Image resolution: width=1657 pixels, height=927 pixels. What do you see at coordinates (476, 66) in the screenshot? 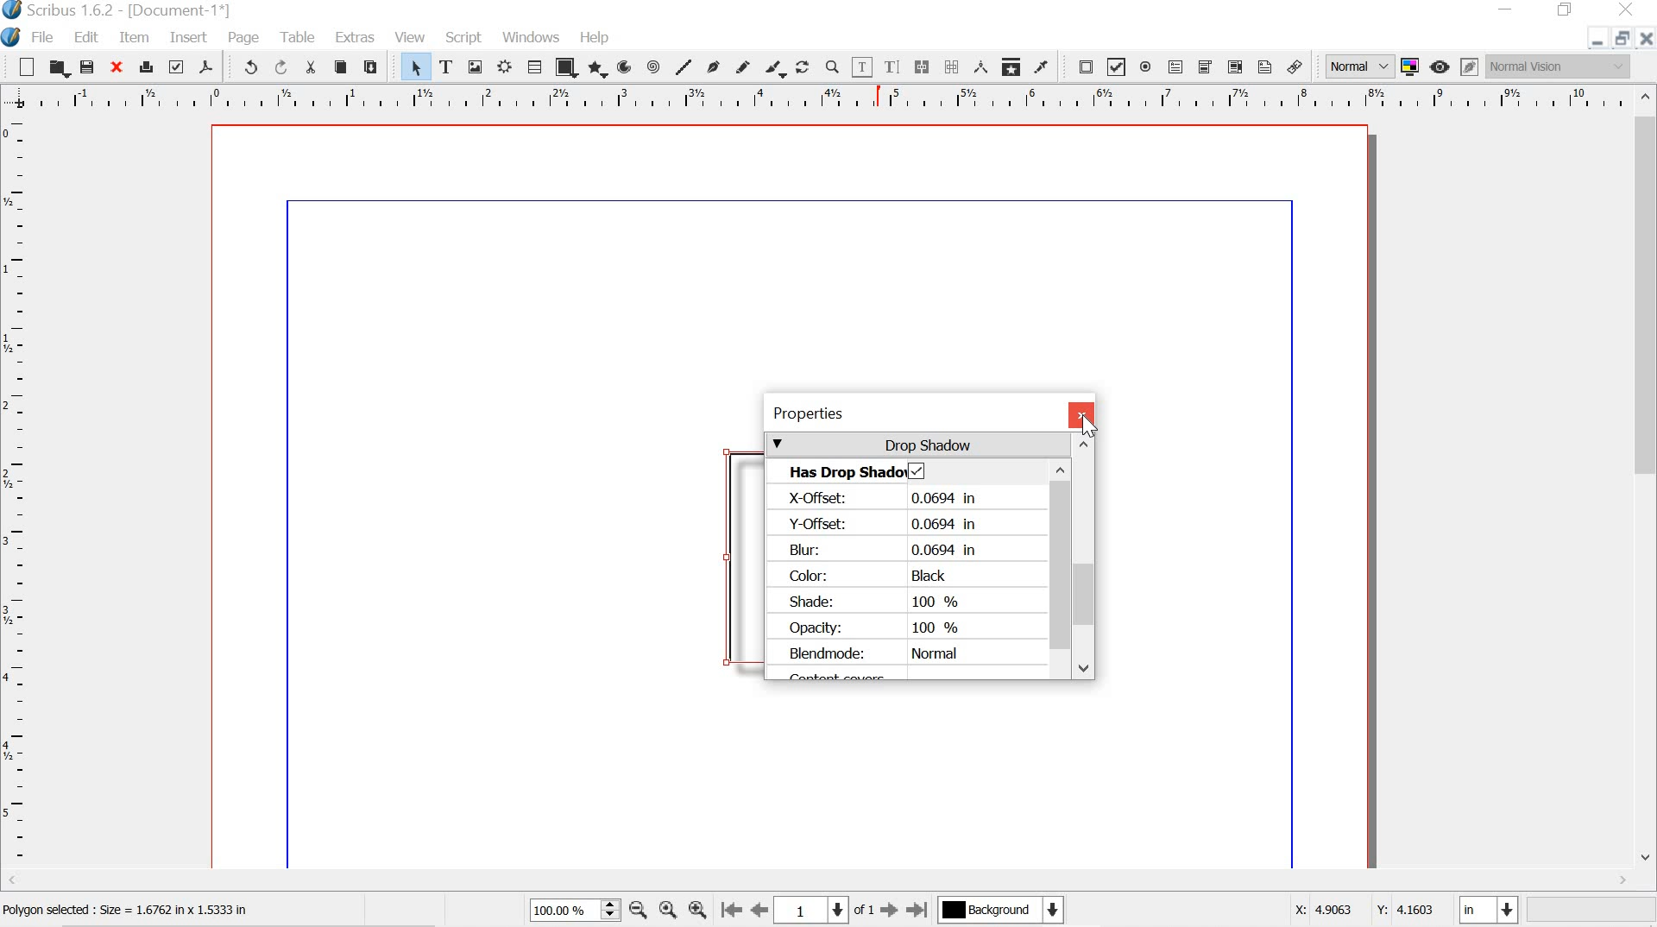
I see `image frame` at bounding box center [476, 66].